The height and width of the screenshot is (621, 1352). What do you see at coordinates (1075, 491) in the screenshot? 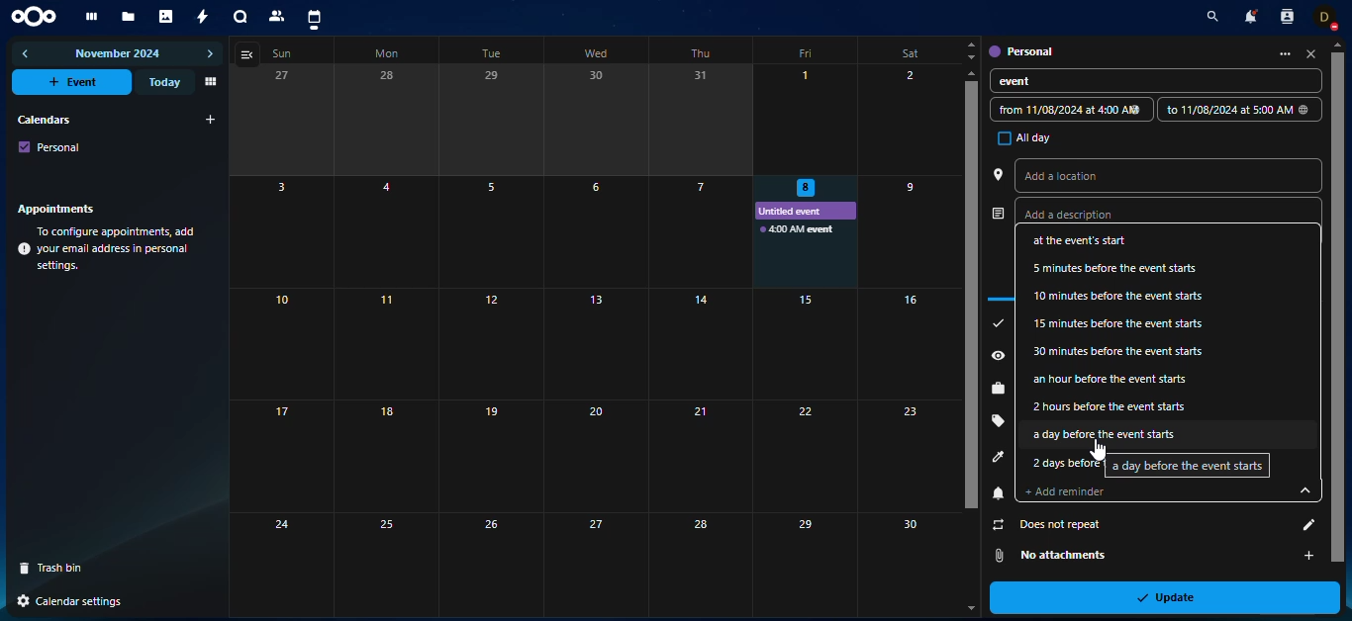
I see `add reminder` at bounding box center [1075, 491].